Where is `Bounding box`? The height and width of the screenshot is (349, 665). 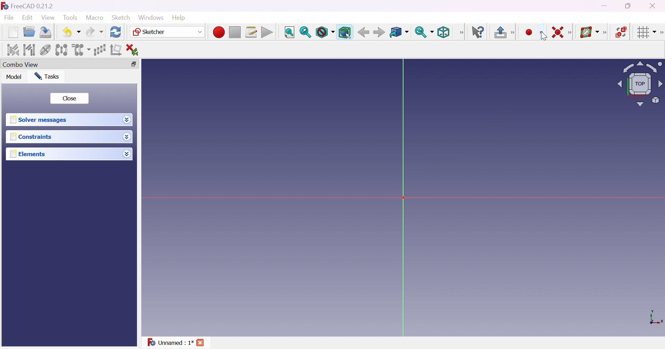
Bounding box is located at coordinates (345, 33).